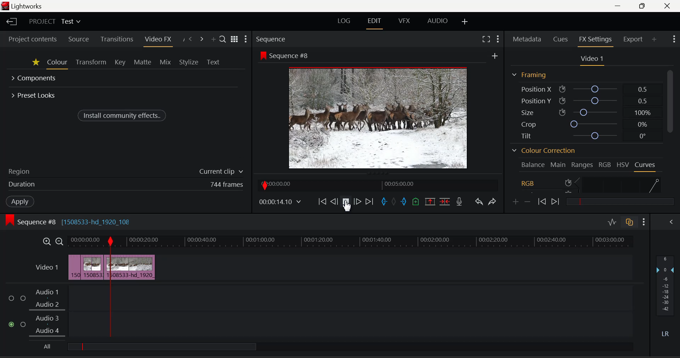 The height and width of the screenshot is (358, 680). What do you see at coordinates (246, 39) in the screenshot?
I see `Show Settings` at bounding box center [246, 39].